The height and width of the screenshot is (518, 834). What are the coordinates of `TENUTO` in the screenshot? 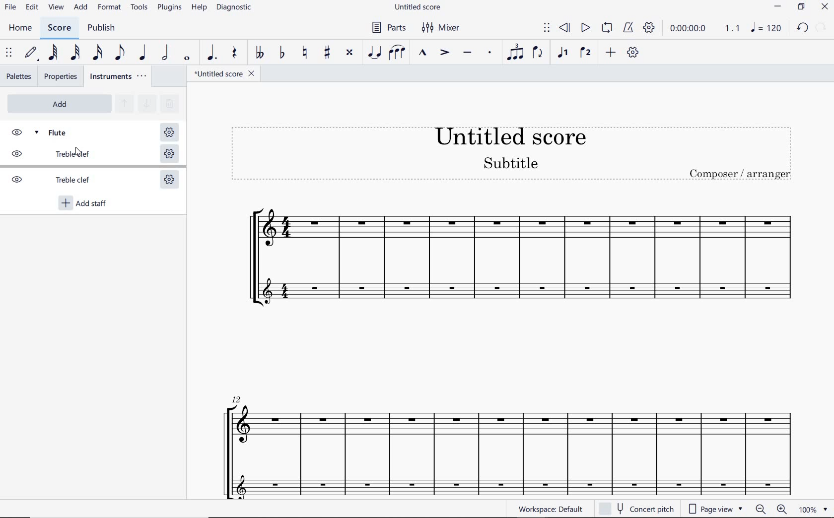 It's located at (467, 54).